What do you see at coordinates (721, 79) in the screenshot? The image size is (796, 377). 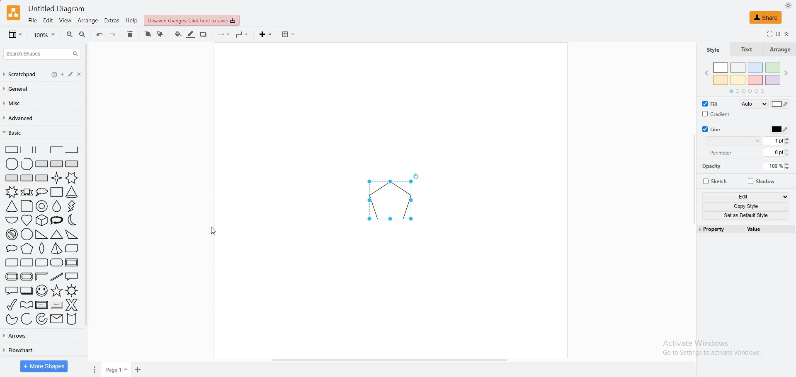 I see `orange` at bounding box center [721, 79].